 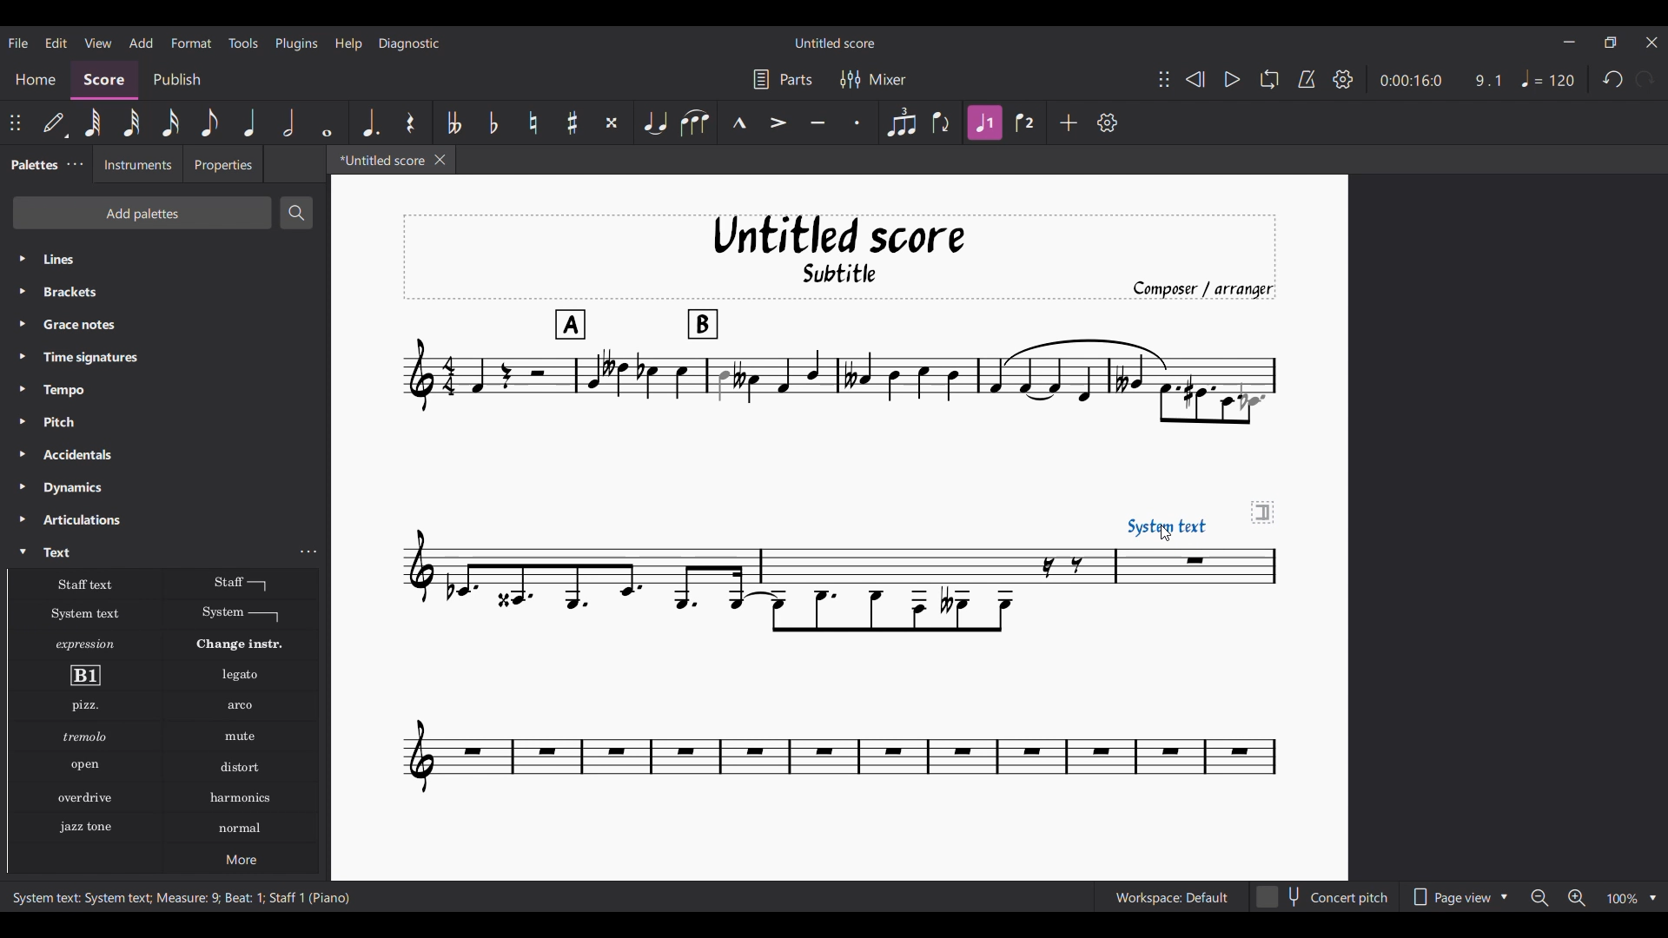 What do you see at coordinates (1610, 43) in the screenshot?
I see `Show in smaller tab` at bounding box center [1610, 43].